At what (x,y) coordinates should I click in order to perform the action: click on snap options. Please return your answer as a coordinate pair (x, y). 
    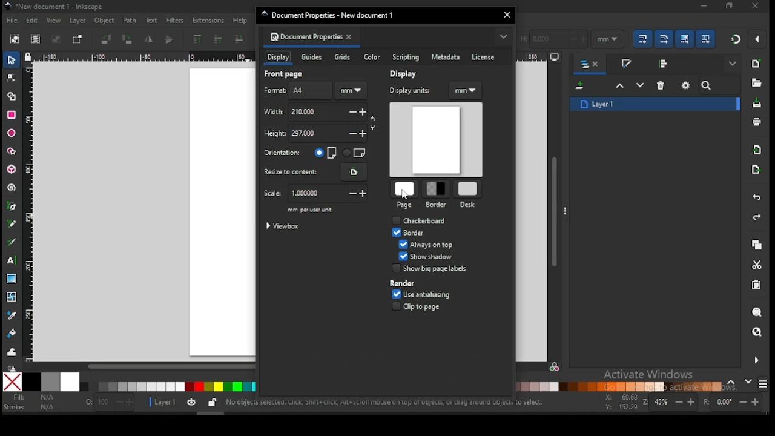
    Looking at the image, I should click on (758, 39).